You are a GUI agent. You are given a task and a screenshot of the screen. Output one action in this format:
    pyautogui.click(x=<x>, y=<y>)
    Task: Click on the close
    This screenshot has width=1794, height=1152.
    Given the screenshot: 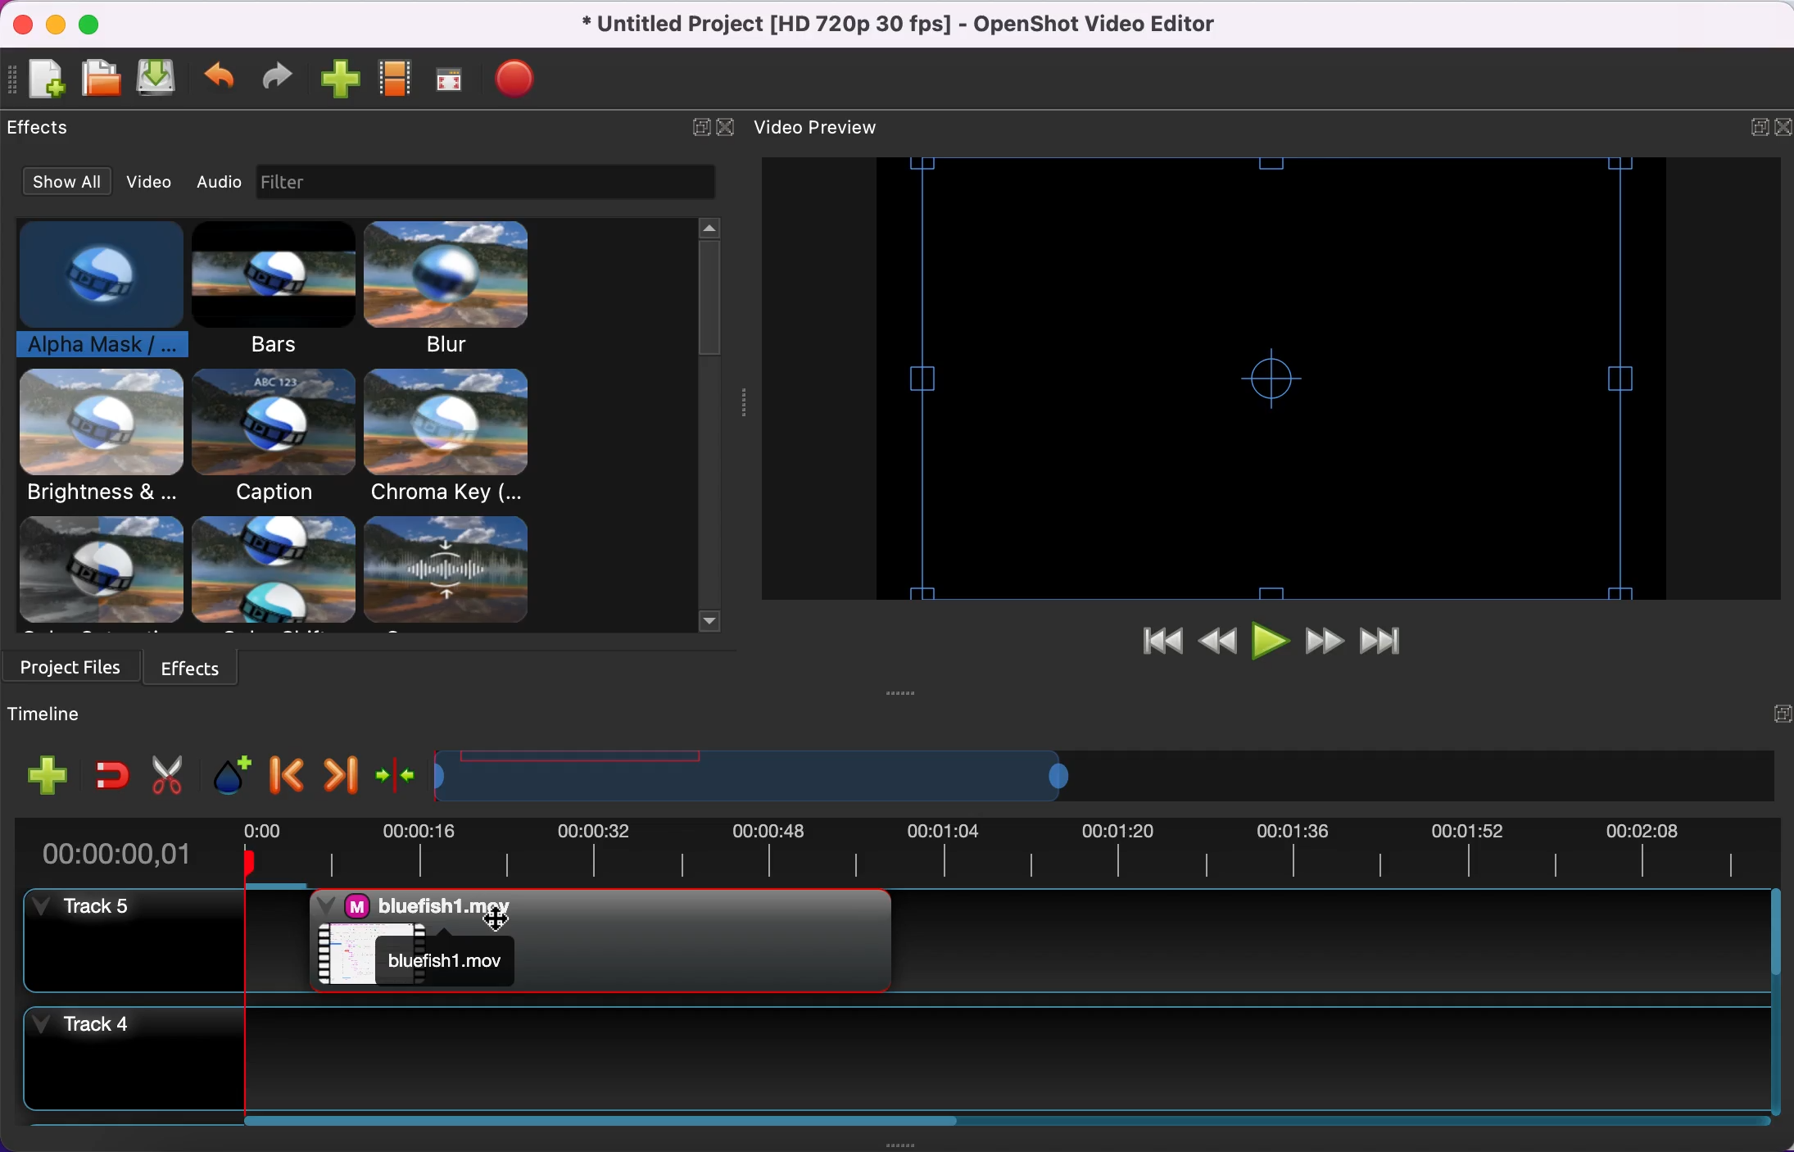 What is the action you would take?
    pyautogui.click(x=1783, y=133)
    